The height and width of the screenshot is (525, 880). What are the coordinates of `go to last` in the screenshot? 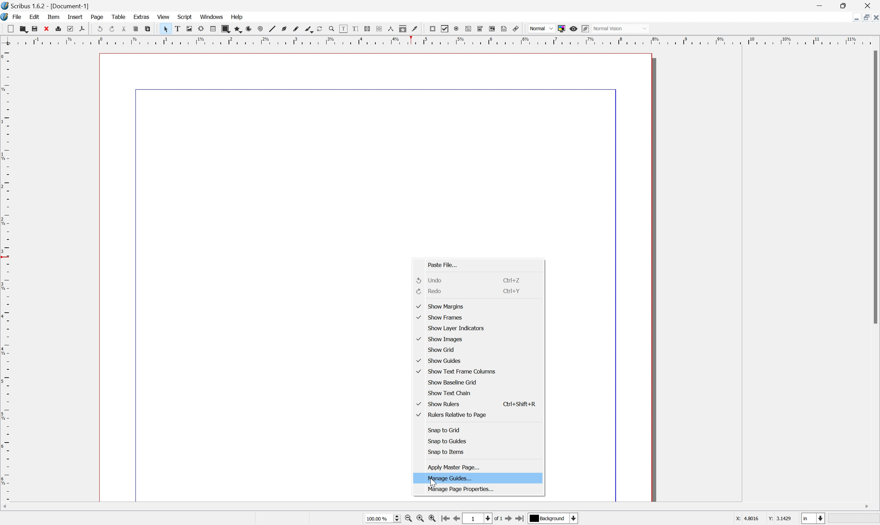 It's located at (520, 520).